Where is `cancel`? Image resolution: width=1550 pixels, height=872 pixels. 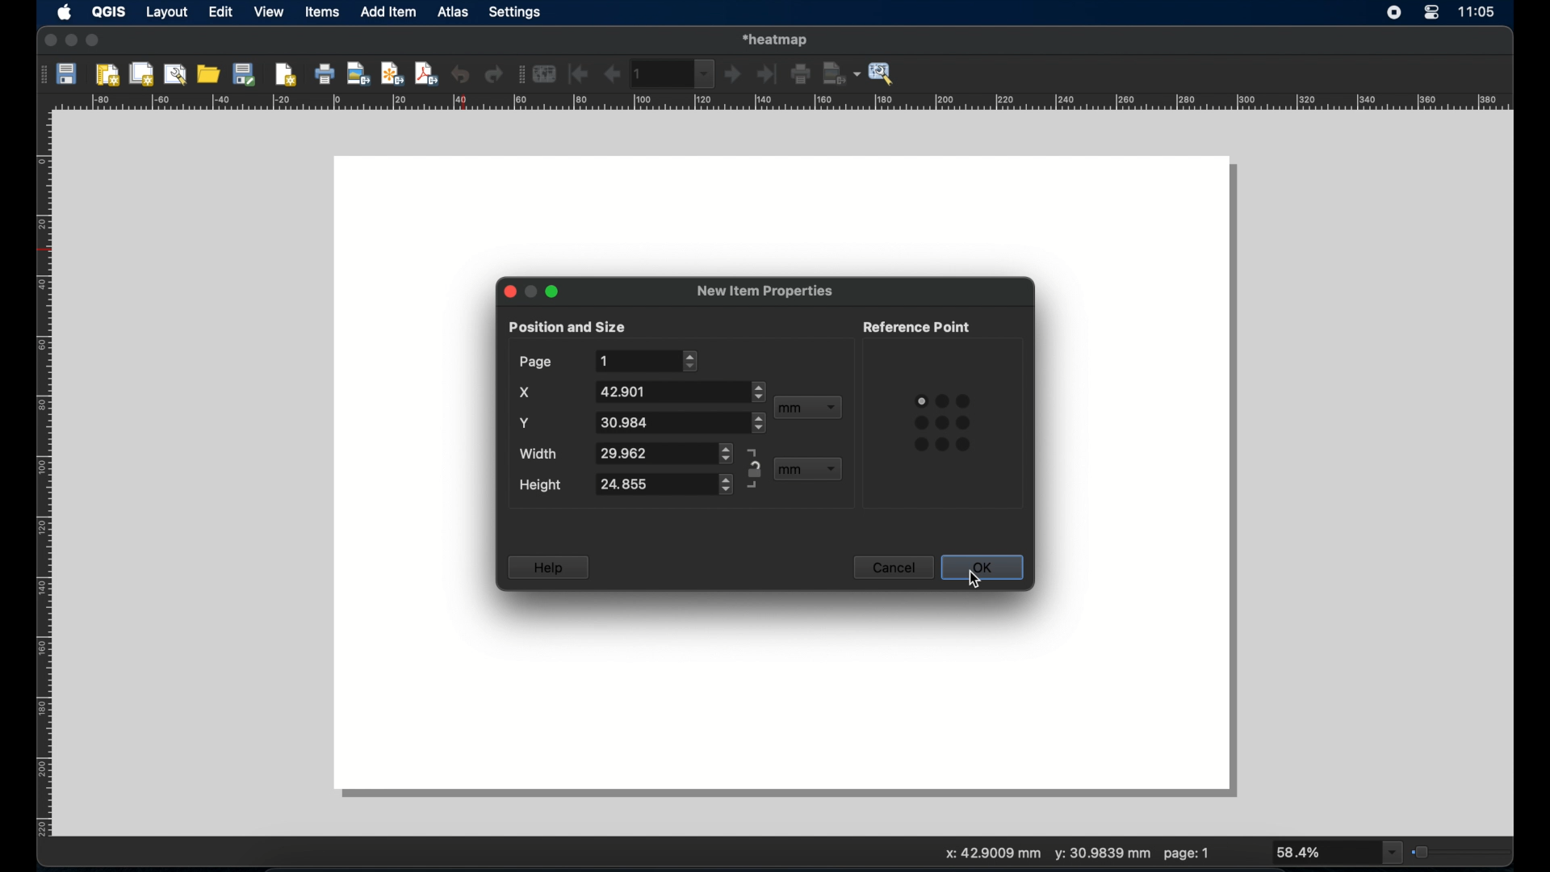
cancel is located at coordinates (895, 569).